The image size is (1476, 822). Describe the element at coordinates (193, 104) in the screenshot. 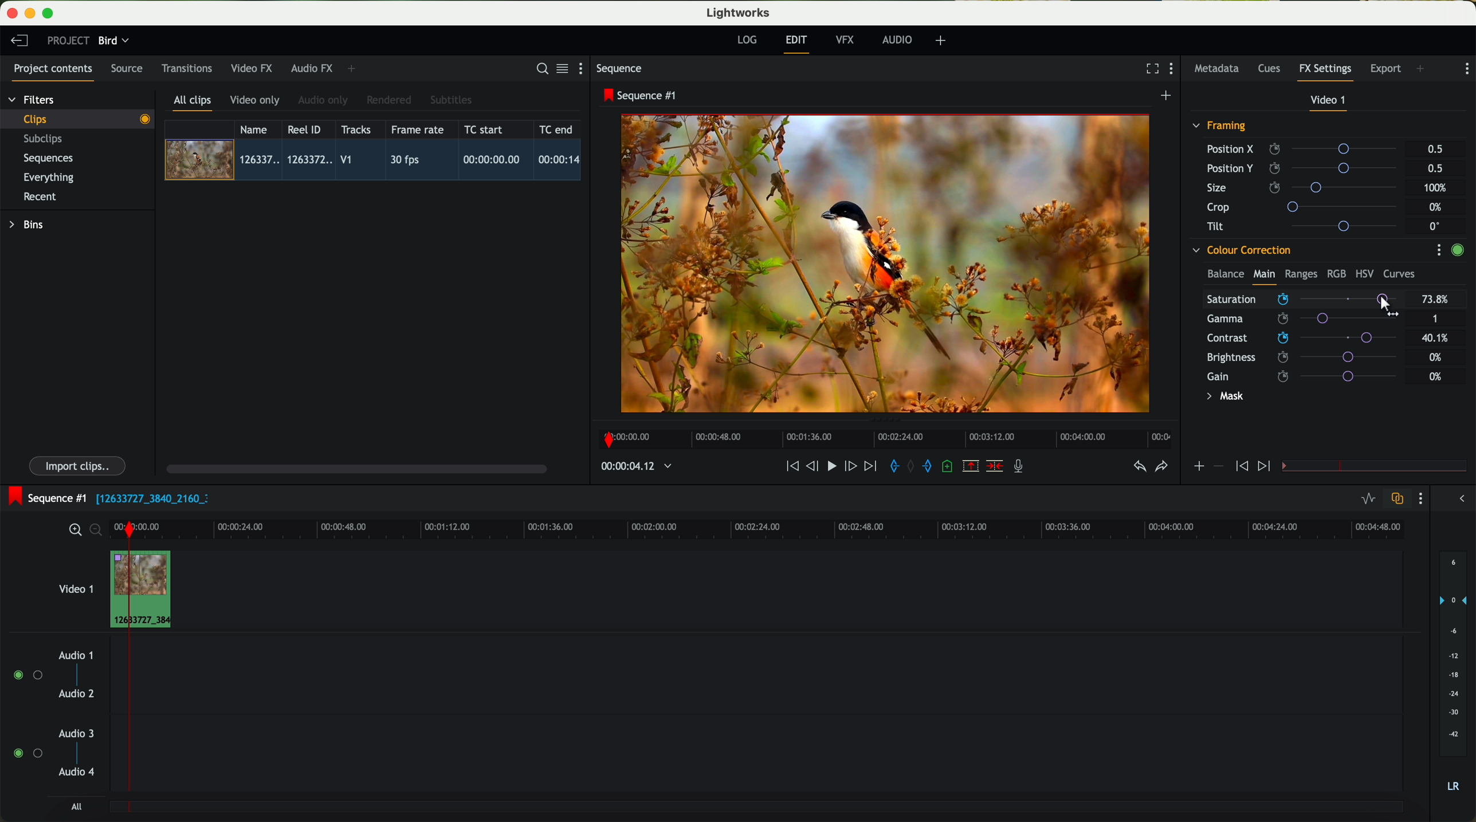

I see `all clips` at that location.